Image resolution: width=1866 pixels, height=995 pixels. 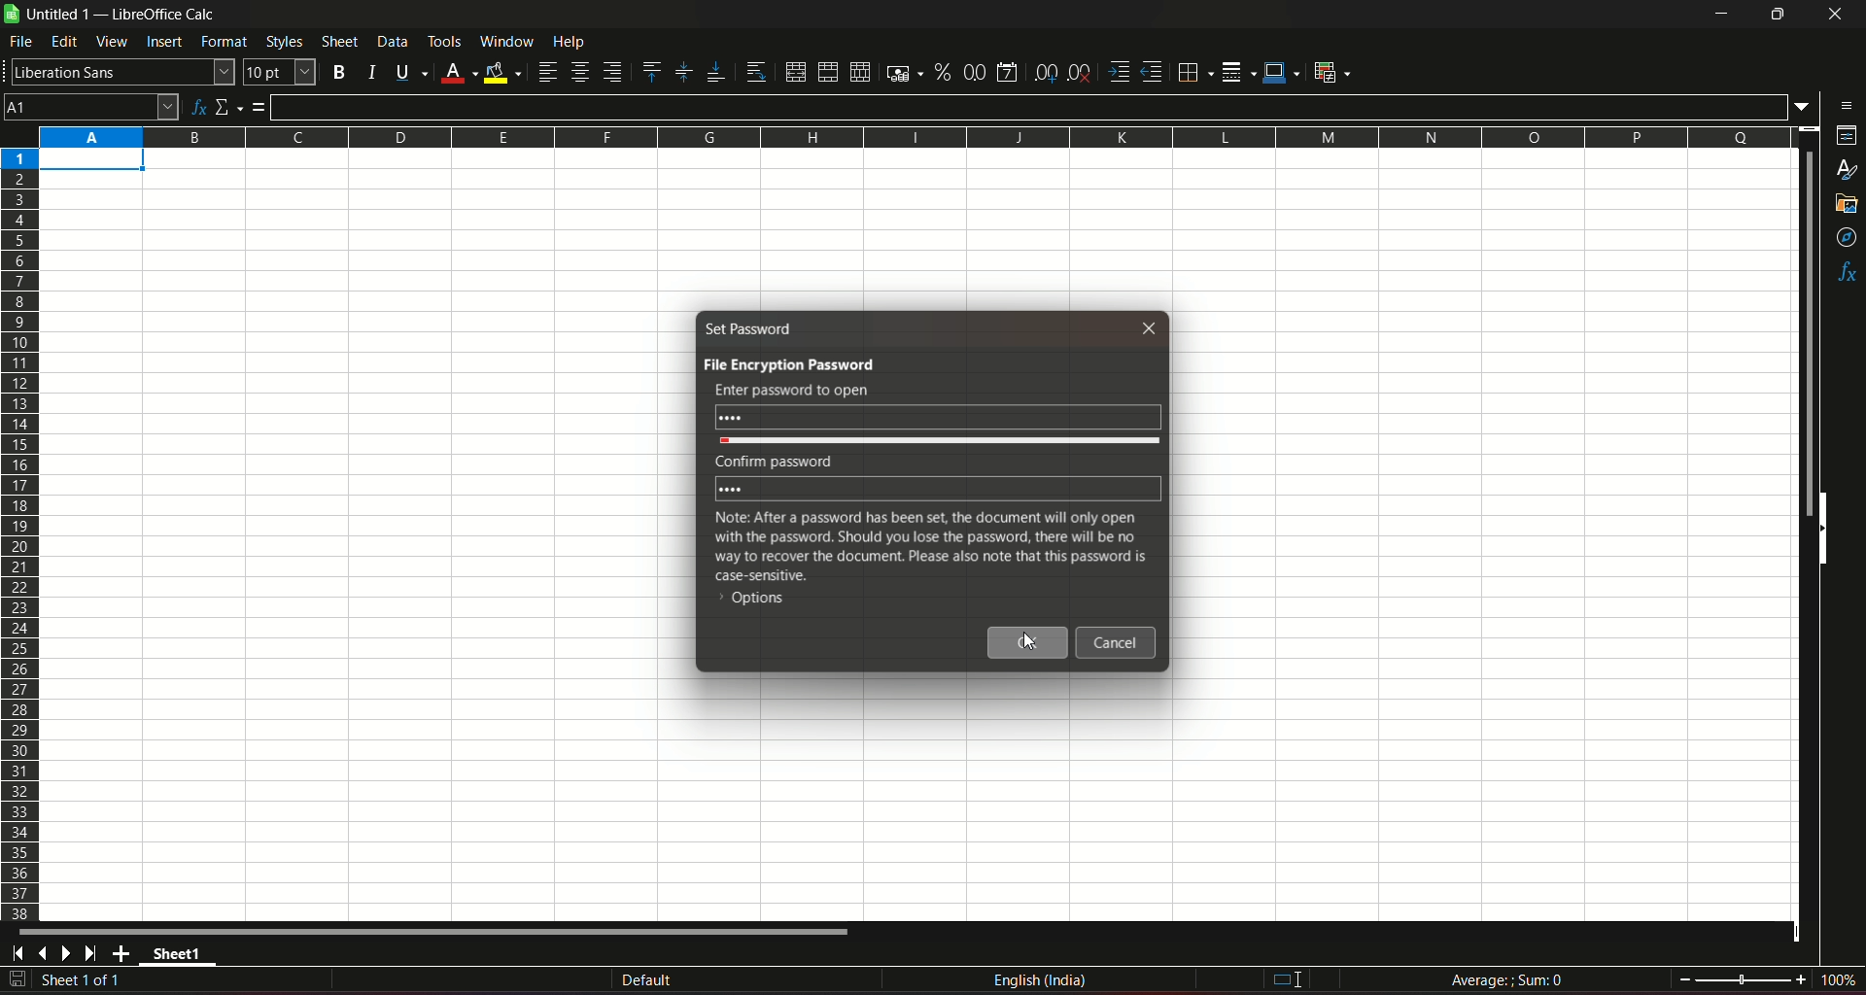 What do you see at coordinates (392, 42) in the screenshot?
I see `data` at bounding box center [392, 42].